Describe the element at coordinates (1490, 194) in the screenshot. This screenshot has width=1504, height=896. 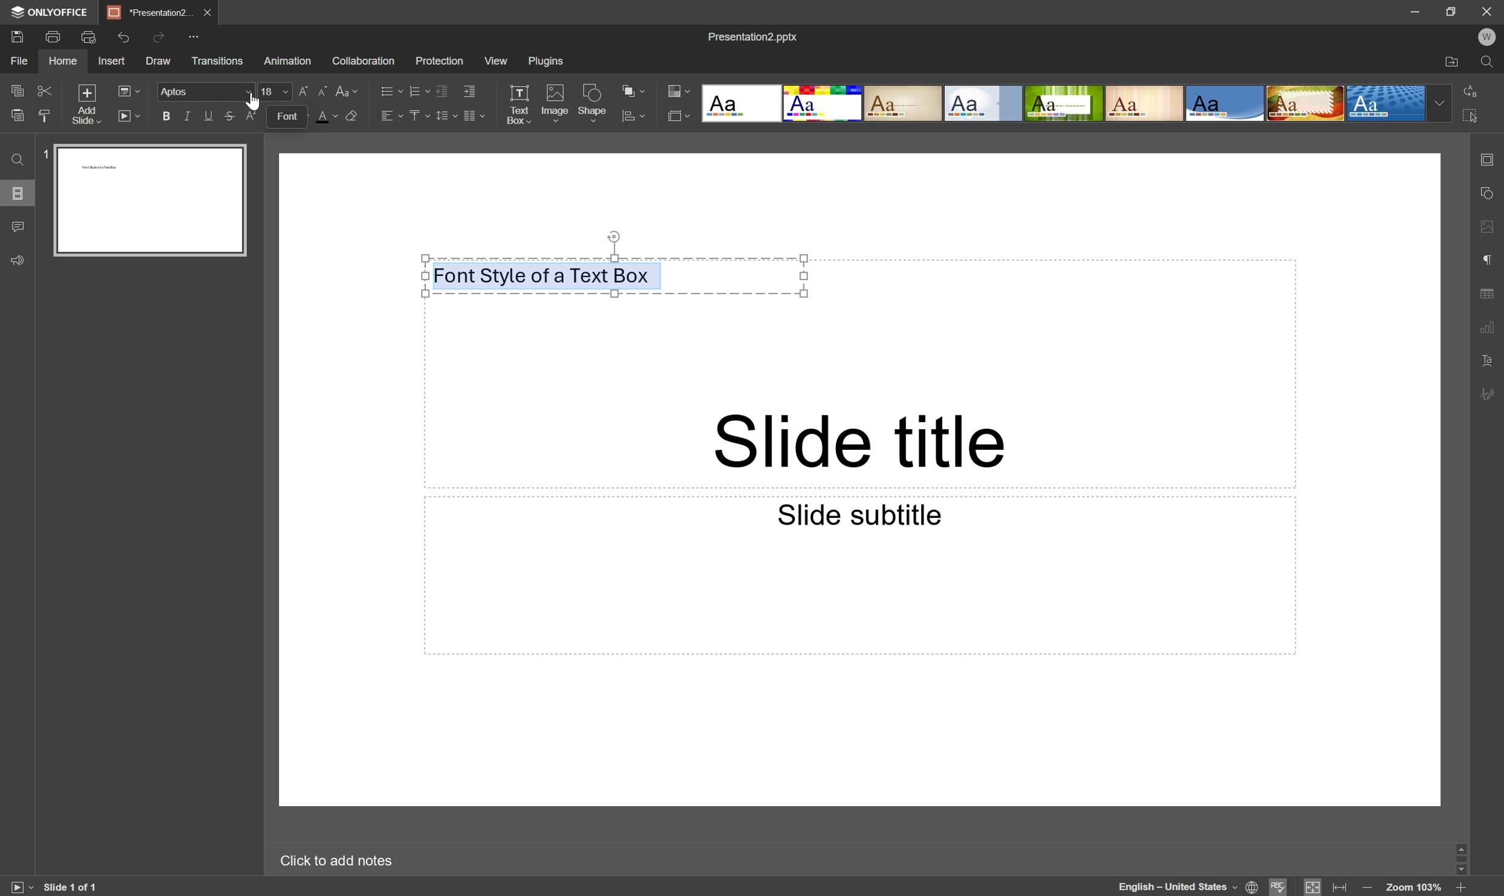
I see `Shape settings` at that location.